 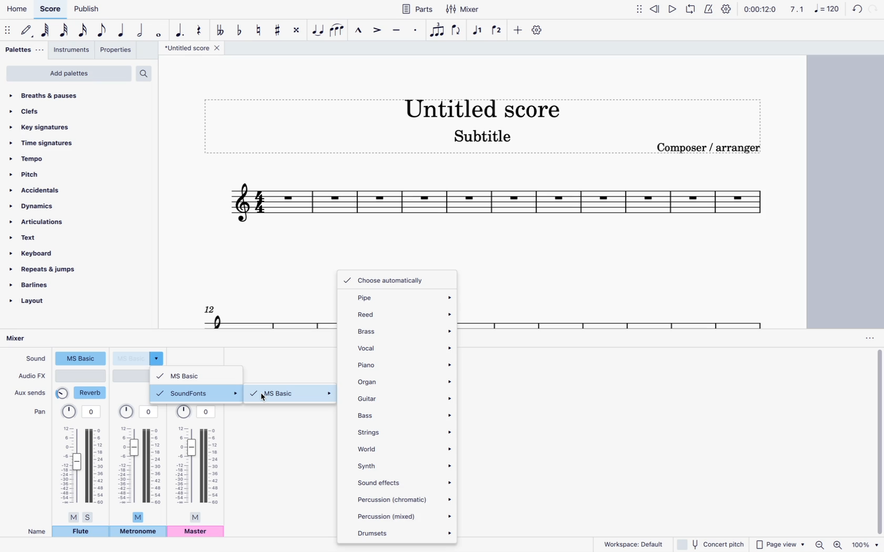 What do you see at coordinates (38, 412) in the screenshot?
I see `pan` at bounding box center [38, 412].